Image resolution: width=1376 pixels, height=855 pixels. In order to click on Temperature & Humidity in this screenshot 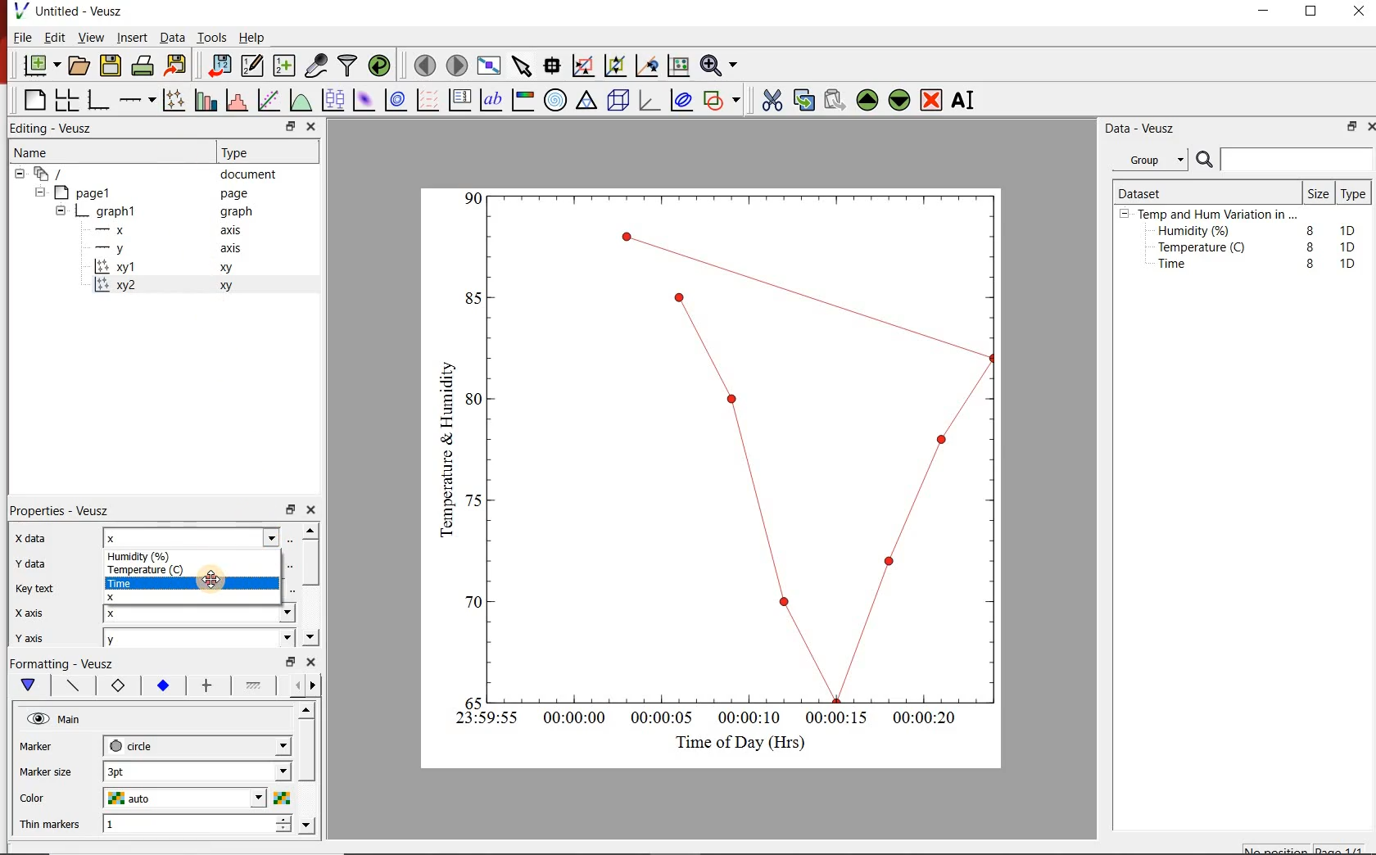, I will do `click(442, 445)`.